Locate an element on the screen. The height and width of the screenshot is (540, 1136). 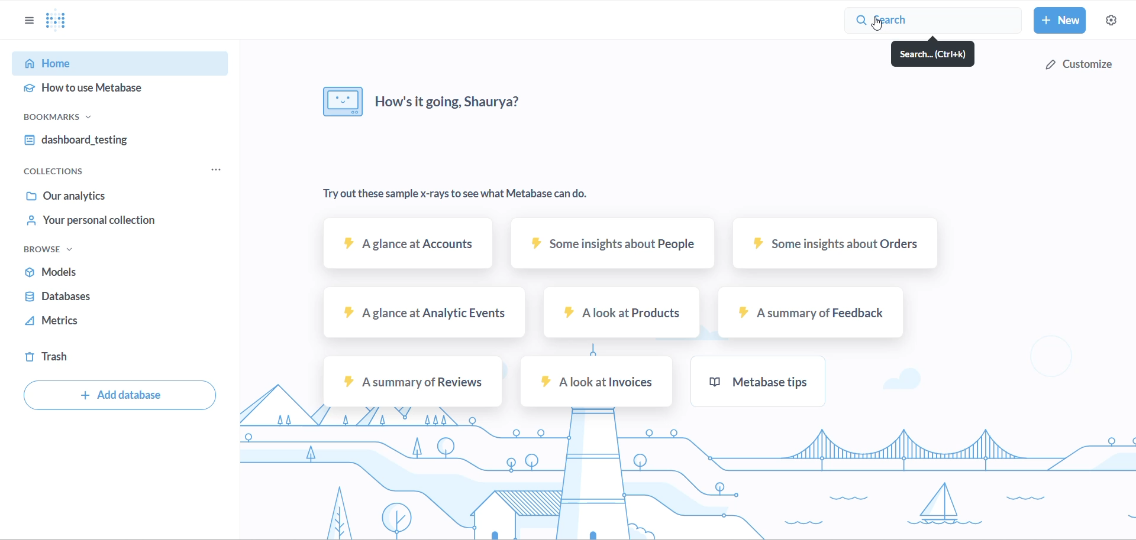
dashboard  is located at coordinates (114, 142).